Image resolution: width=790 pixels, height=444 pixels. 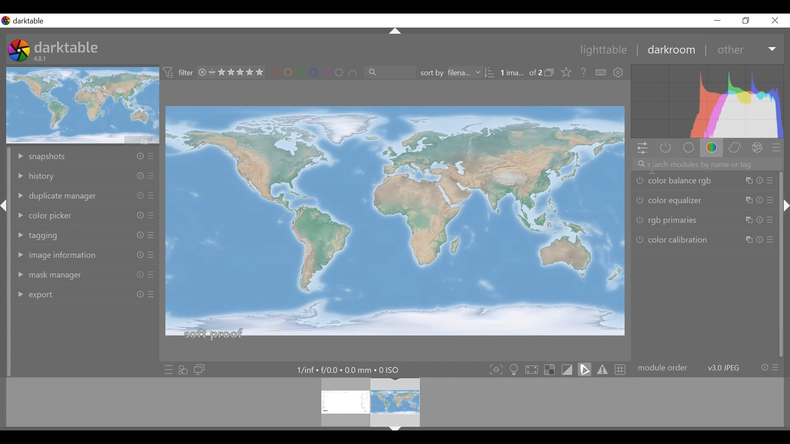 I want to click on image information, so click(x=57, y=255).